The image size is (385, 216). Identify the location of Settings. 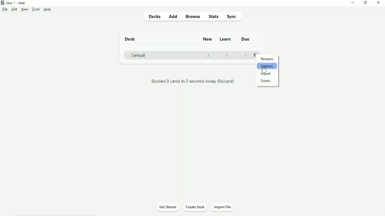
(256, 55).